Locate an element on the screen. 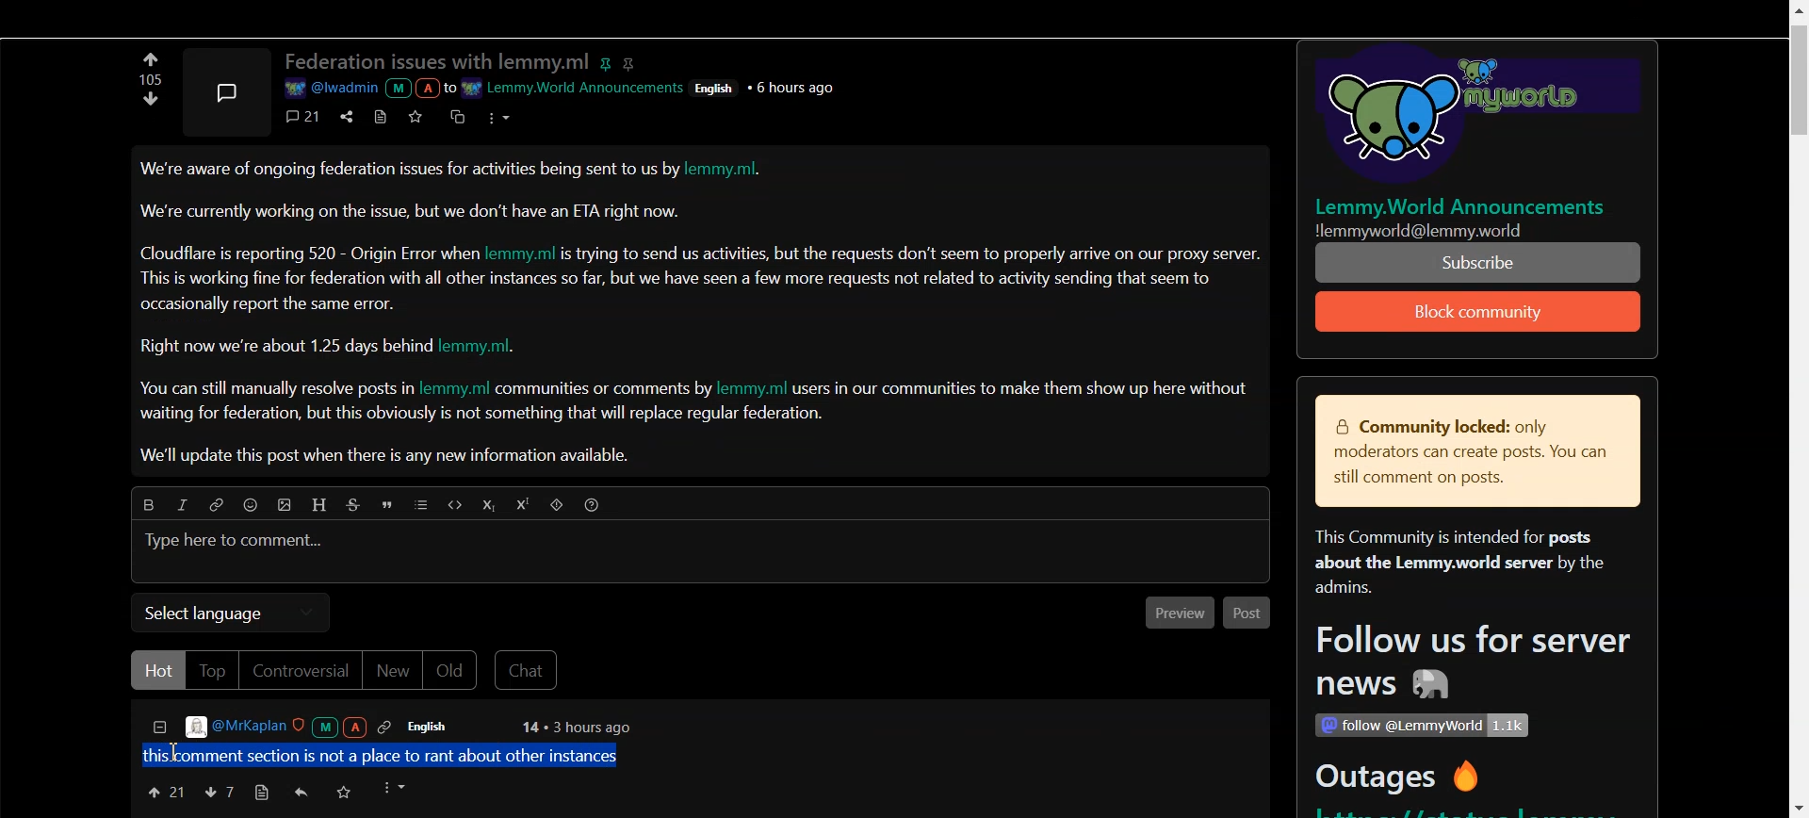  Quote is located at coordinates (390, 507).